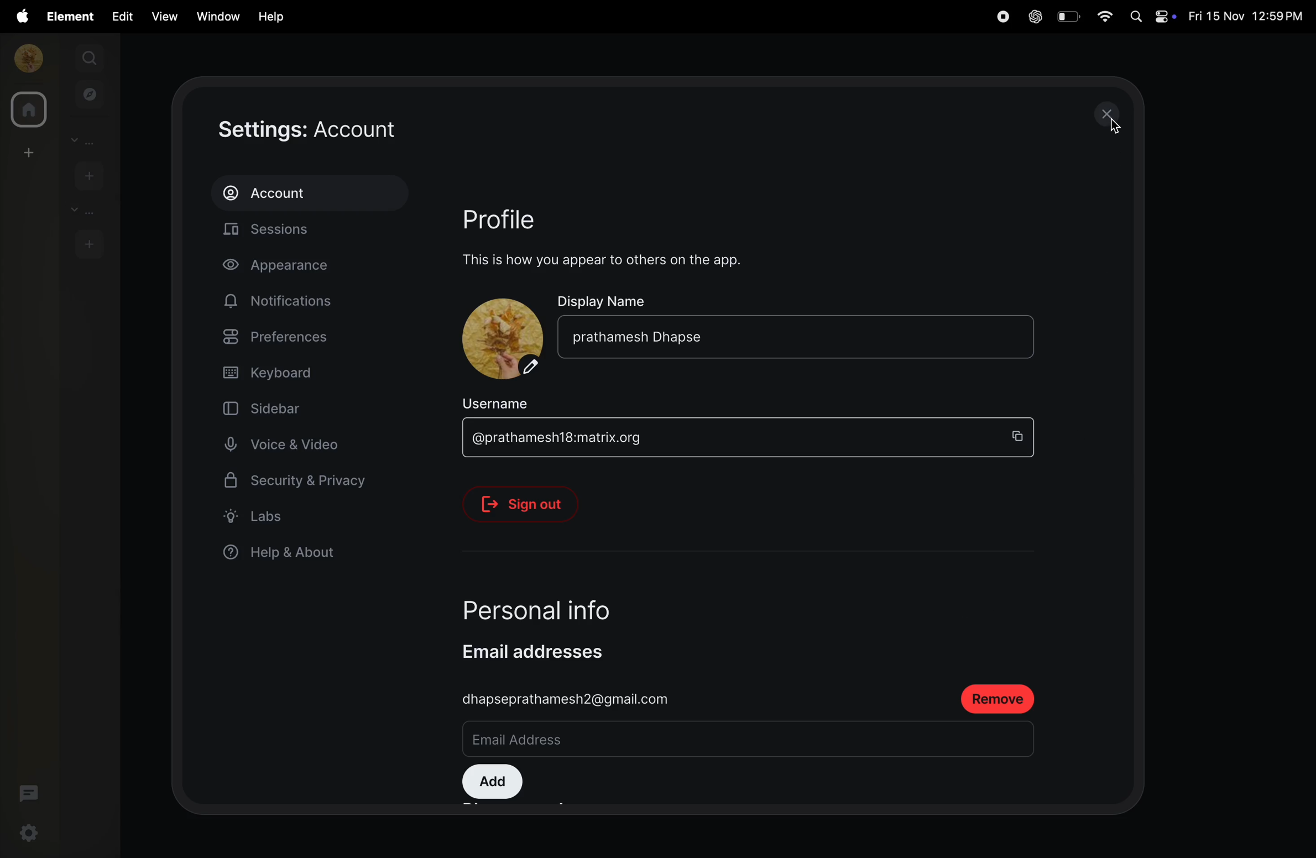 The height and width of the screenshot is (858, 1316). I want to click on settings, so click(27, 835).